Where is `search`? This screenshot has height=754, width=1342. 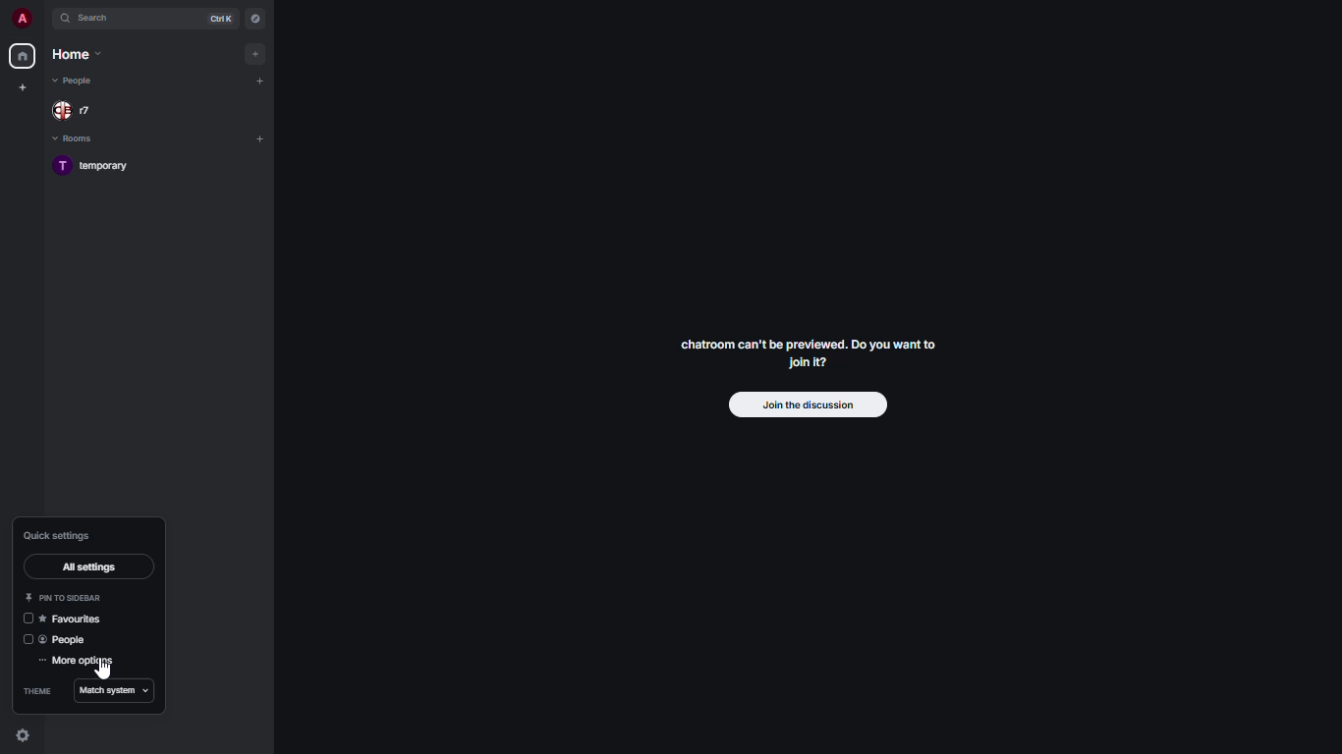 search is located at coordinates (98, 20).